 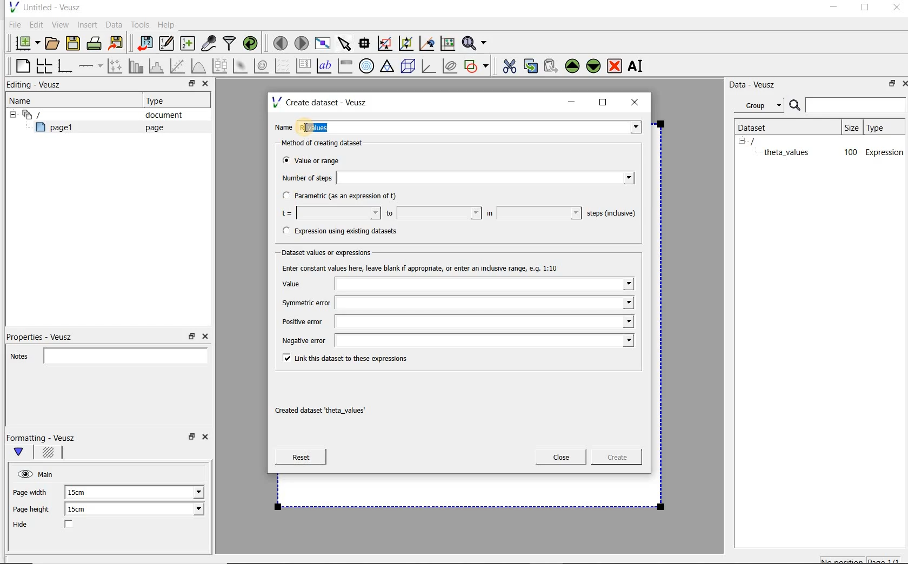 What do you see at coordinates (448, 43) in the screenshot?
I see `click to reset graph axes` at bounding box center [448, 43].